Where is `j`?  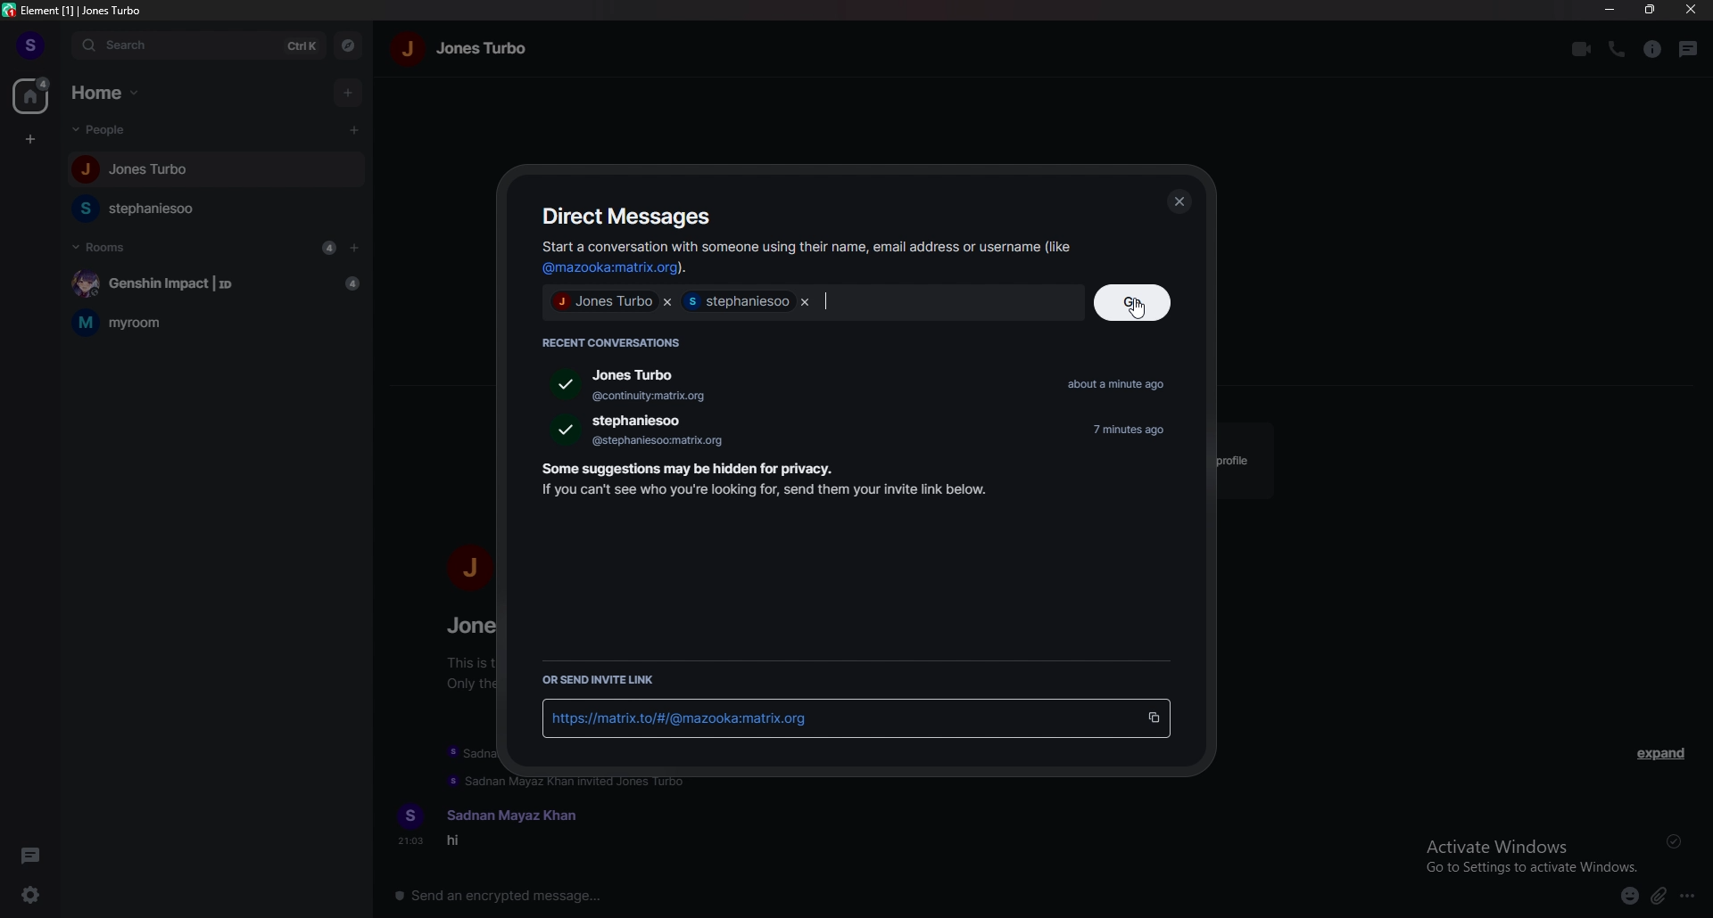
j is located at coordinates (469, 568).